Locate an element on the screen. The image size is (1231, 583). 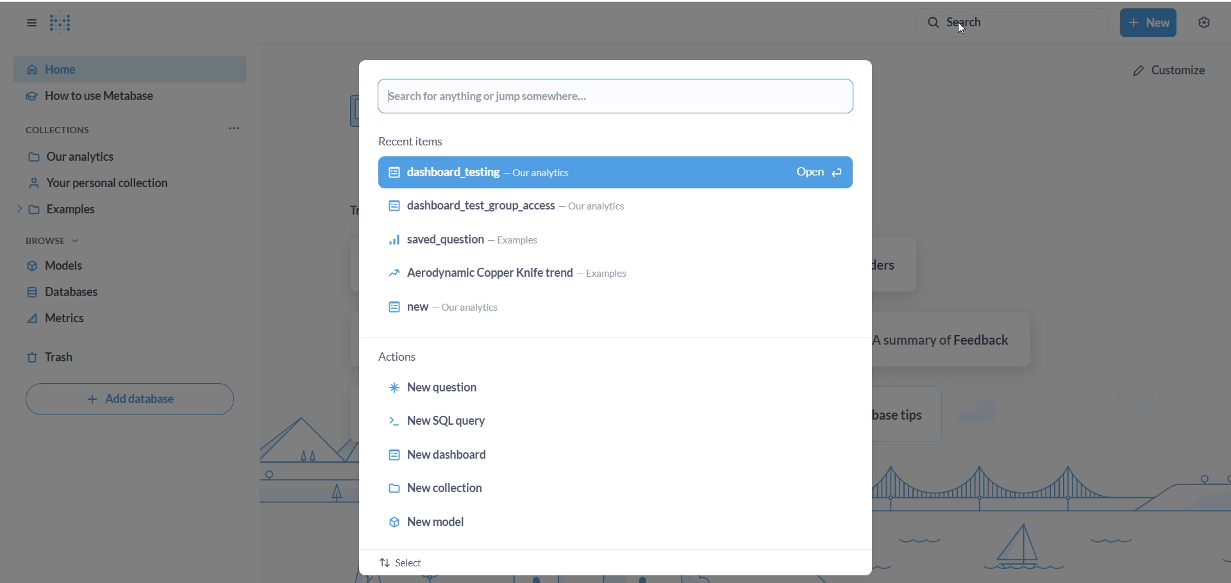
our analytics is located at coordinates (128, 158).